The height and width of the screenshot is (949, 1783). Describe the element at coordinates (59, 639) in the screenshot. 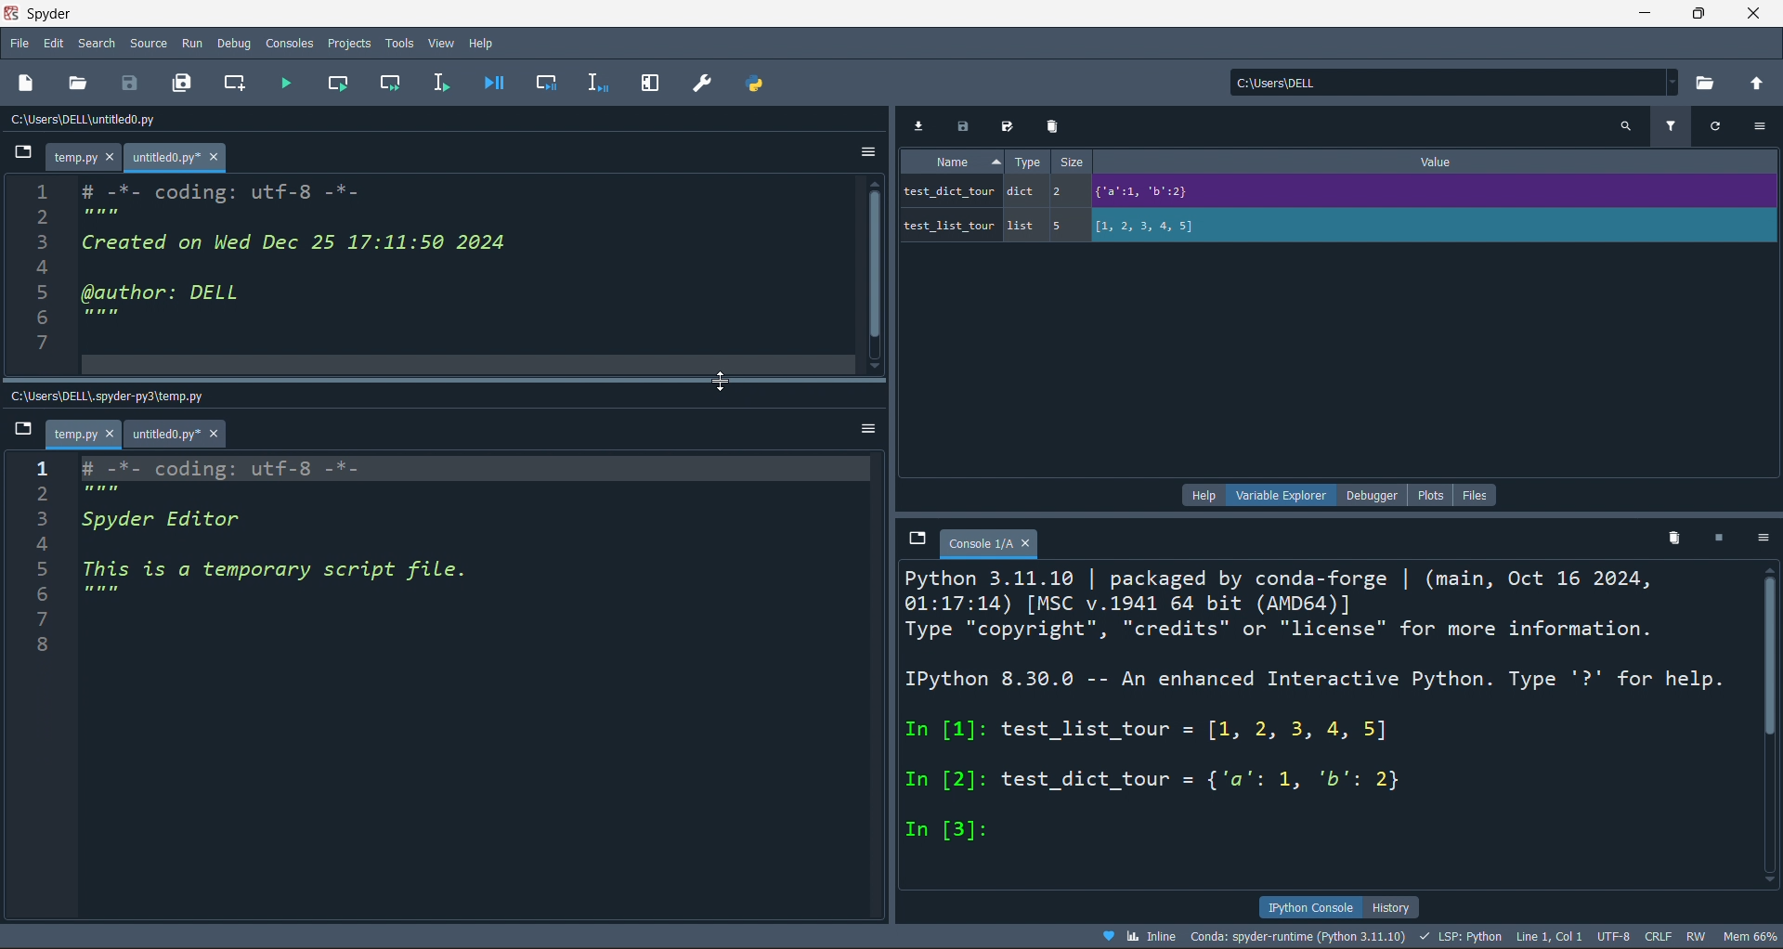

I see `8` at that location.